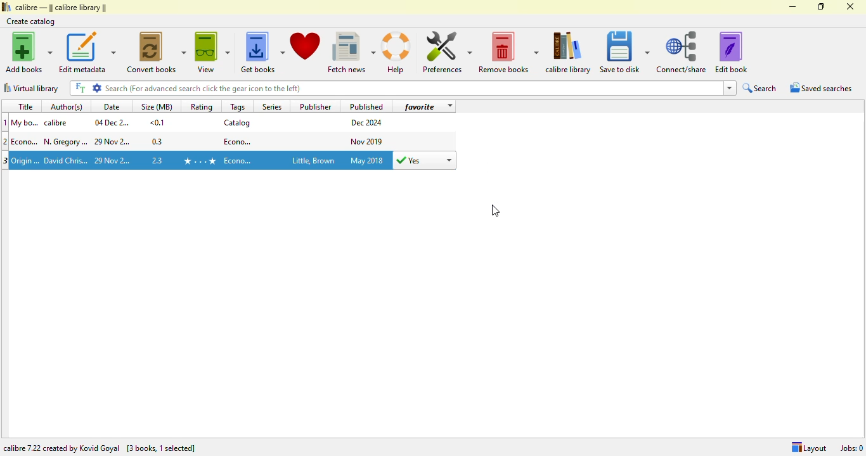 The height and width of the screenshot is (456, 866). I want to click on maximize, so click(822, 6).